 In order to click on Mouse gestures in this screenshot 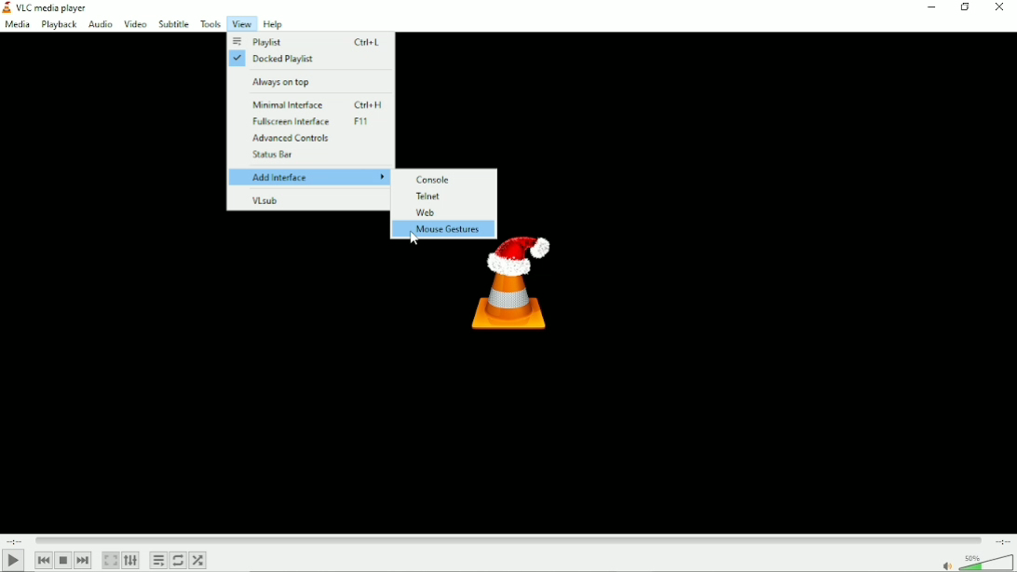, I will do `click(445, 230)`.